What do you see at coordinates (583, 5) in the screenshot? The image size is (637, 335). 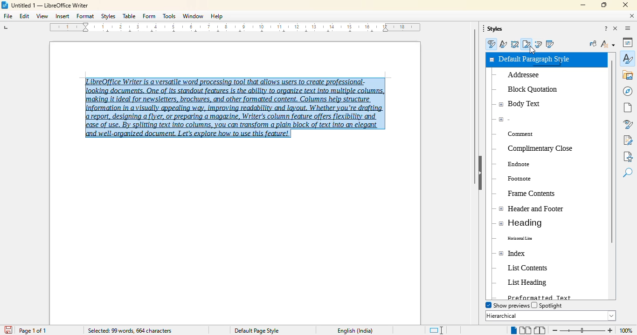 I see `minimize` at bounding box center [583, 5].